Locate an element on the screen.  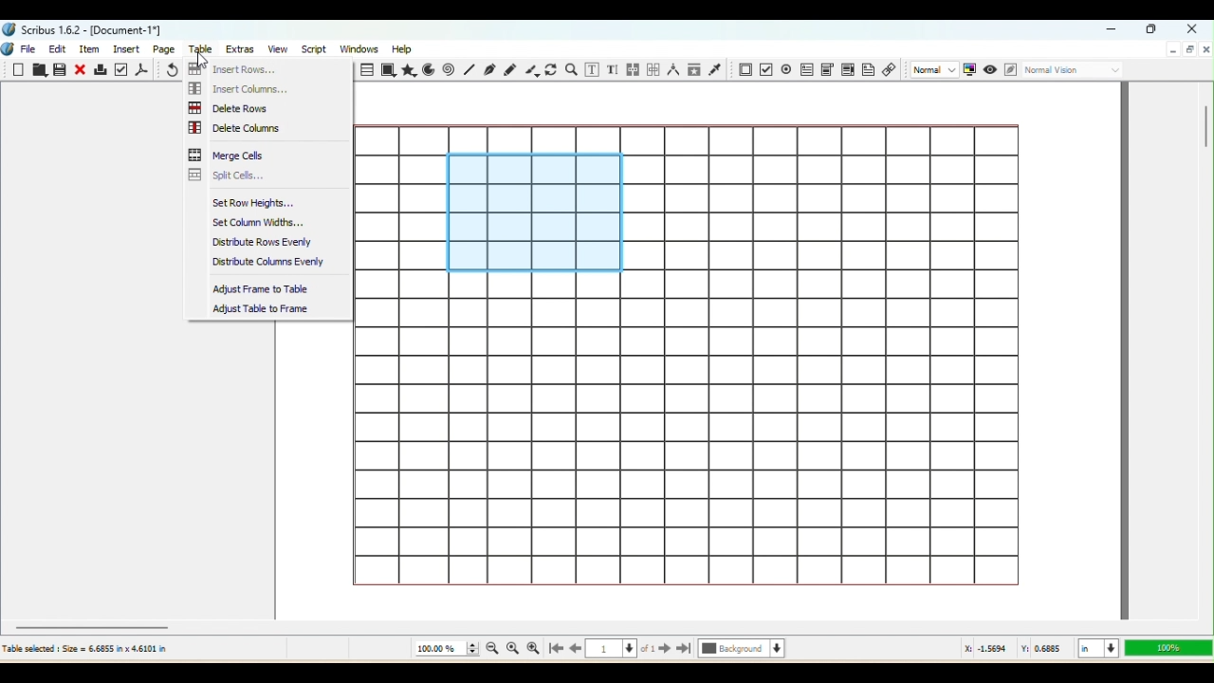
Go to the last page is located at coordinates (685, 650).